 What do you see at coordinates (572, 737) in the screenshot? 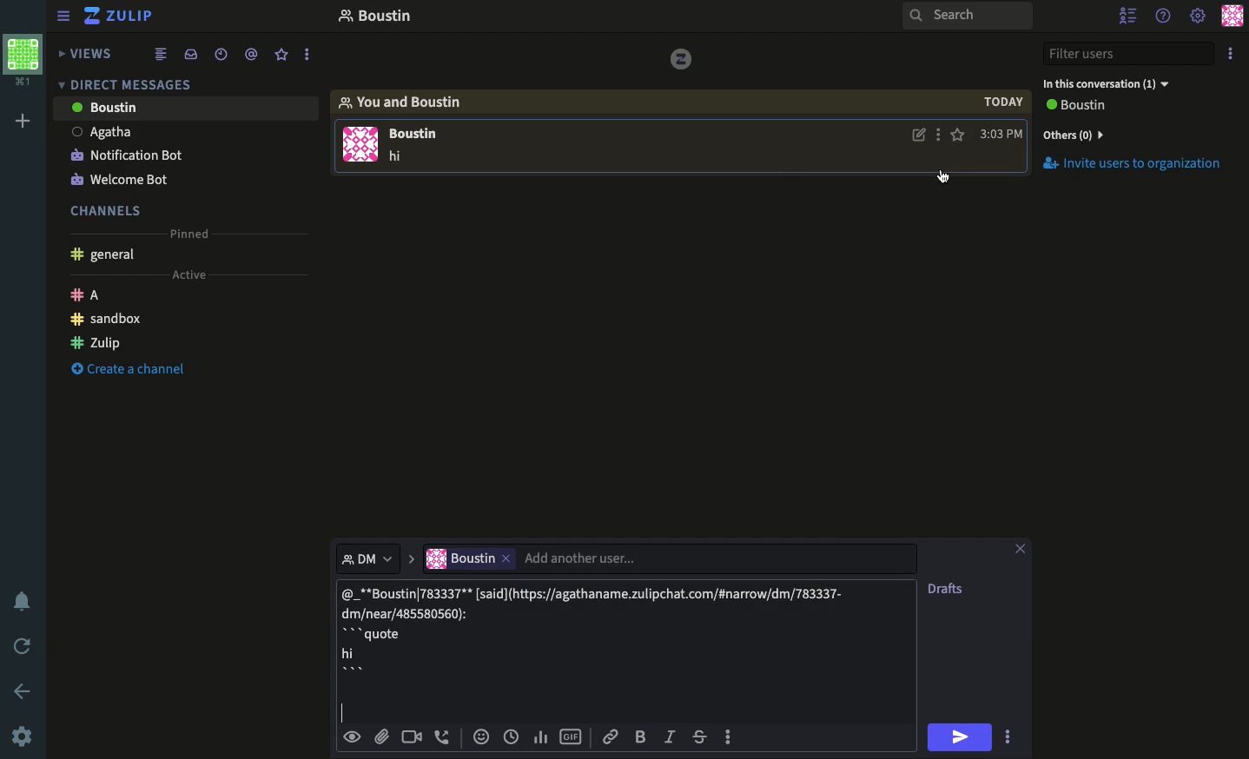
I see `Gif` at bounding box center [572, 737].